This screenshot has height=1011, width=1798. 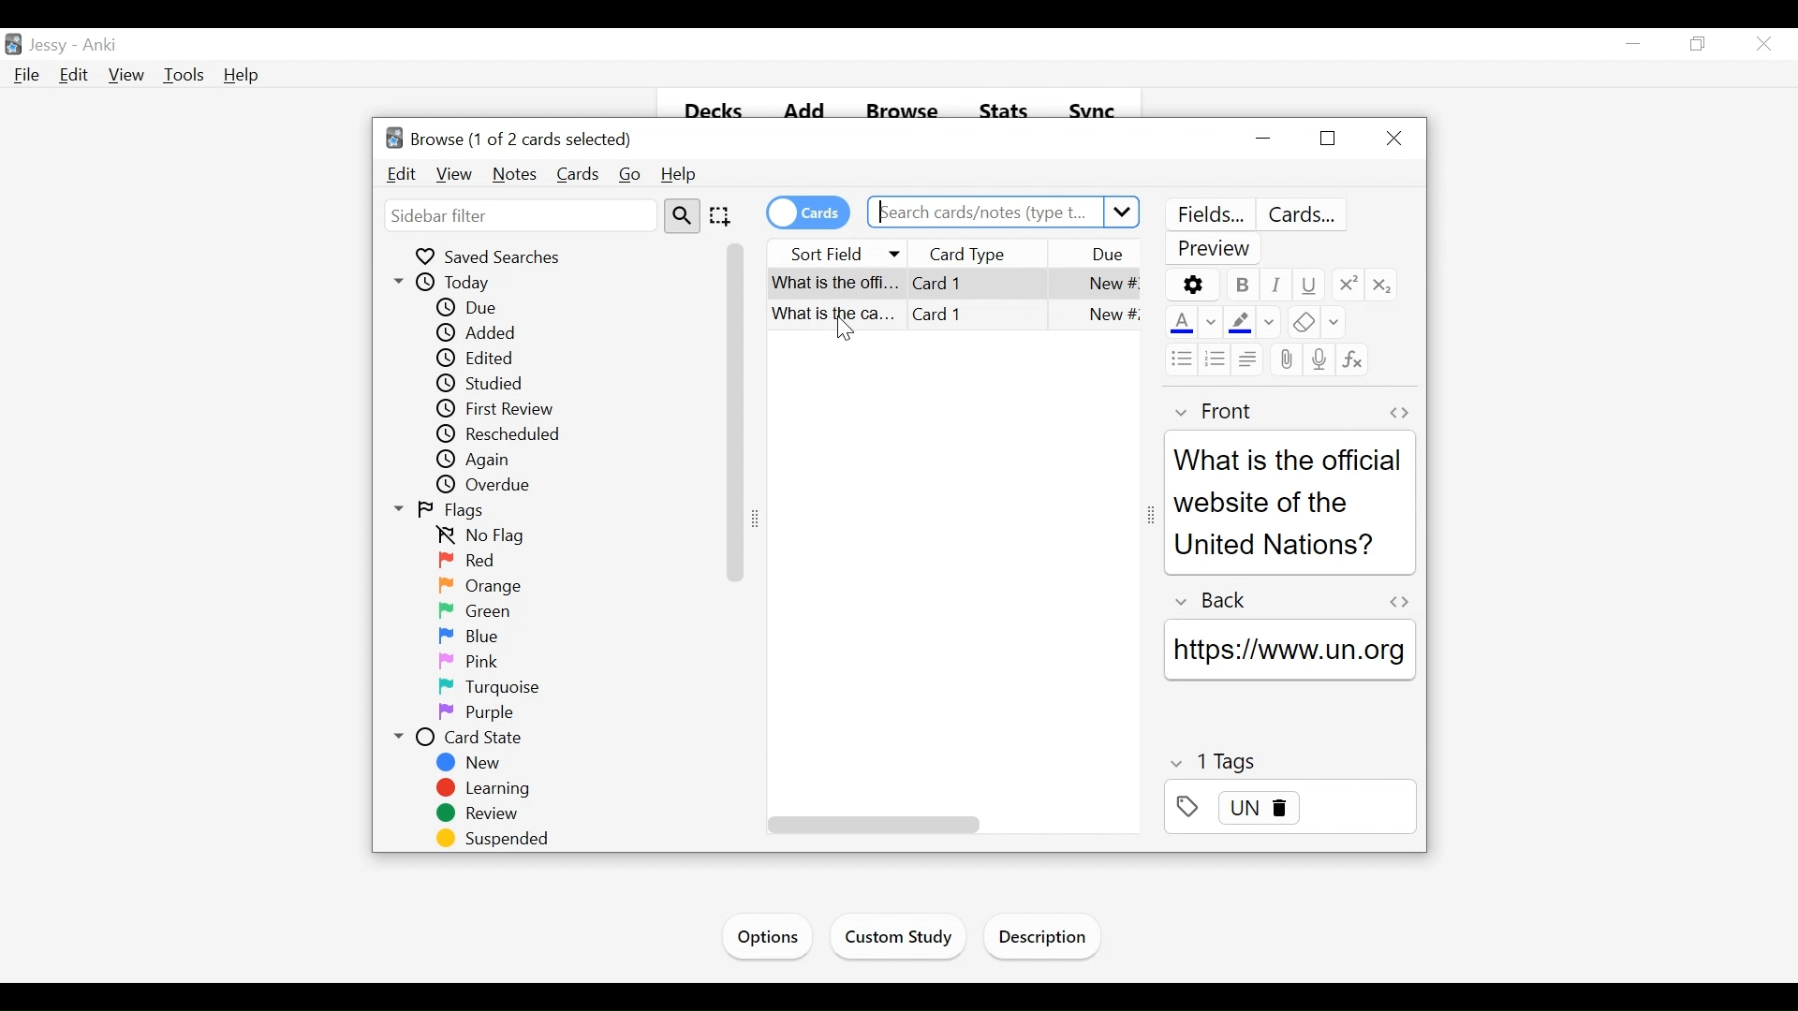 What do you see at coordinates (1106, 255) in the screenshot?
I see `Due` at bounding box center [1106, 255].